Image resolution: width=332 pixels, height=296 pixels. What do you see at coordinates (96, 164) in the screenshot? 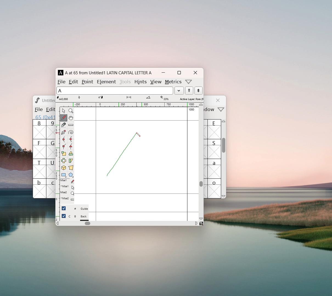
I see `left side bearing` at bounding box center [96, 164].